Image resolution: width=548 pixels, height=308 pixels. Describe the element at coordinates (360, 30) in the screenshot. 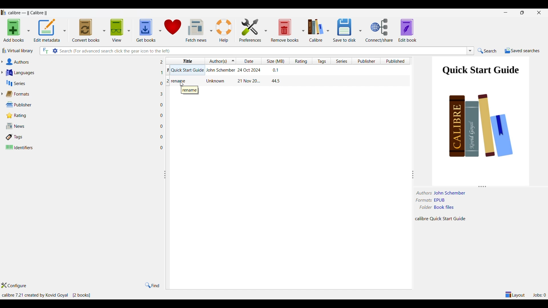

I see `Save options` at that location.